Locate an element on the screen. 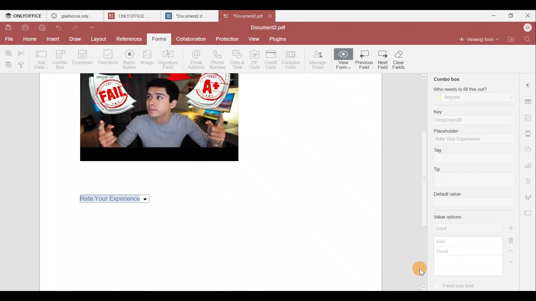 This screenshot has width=536, height=301. Signature settings is located at coordinates (529, 196).